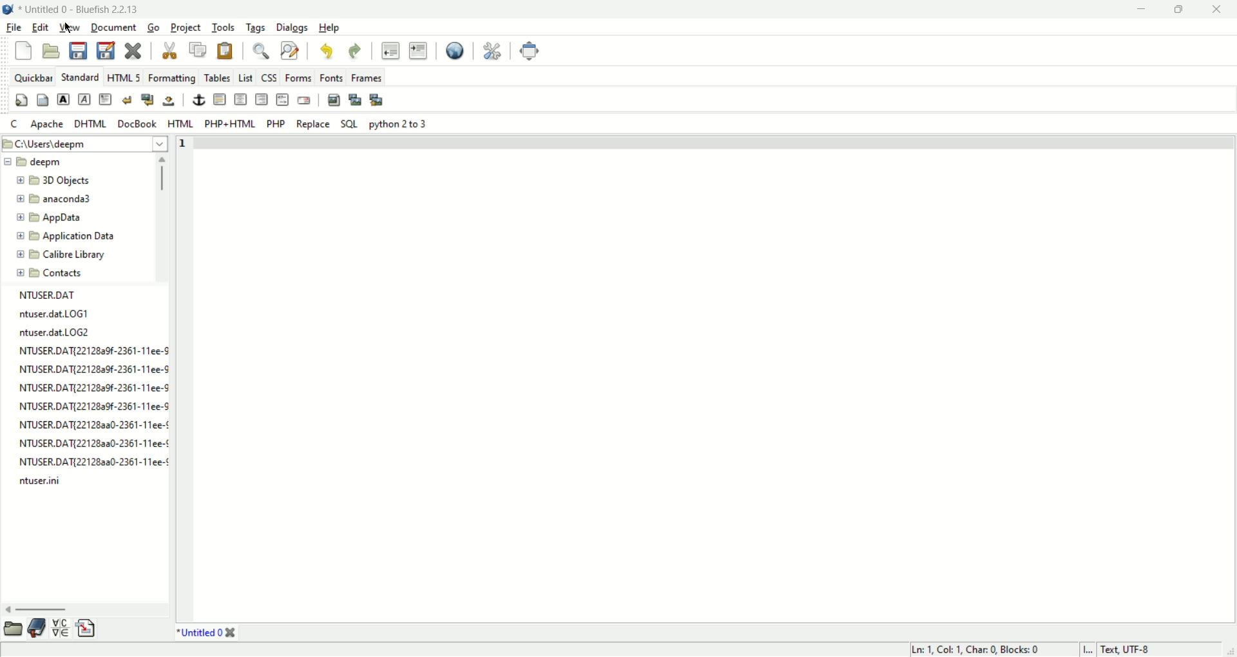  Describe the element at coordinates (270, 77) in the screenshot. I see `CSS` at that location.